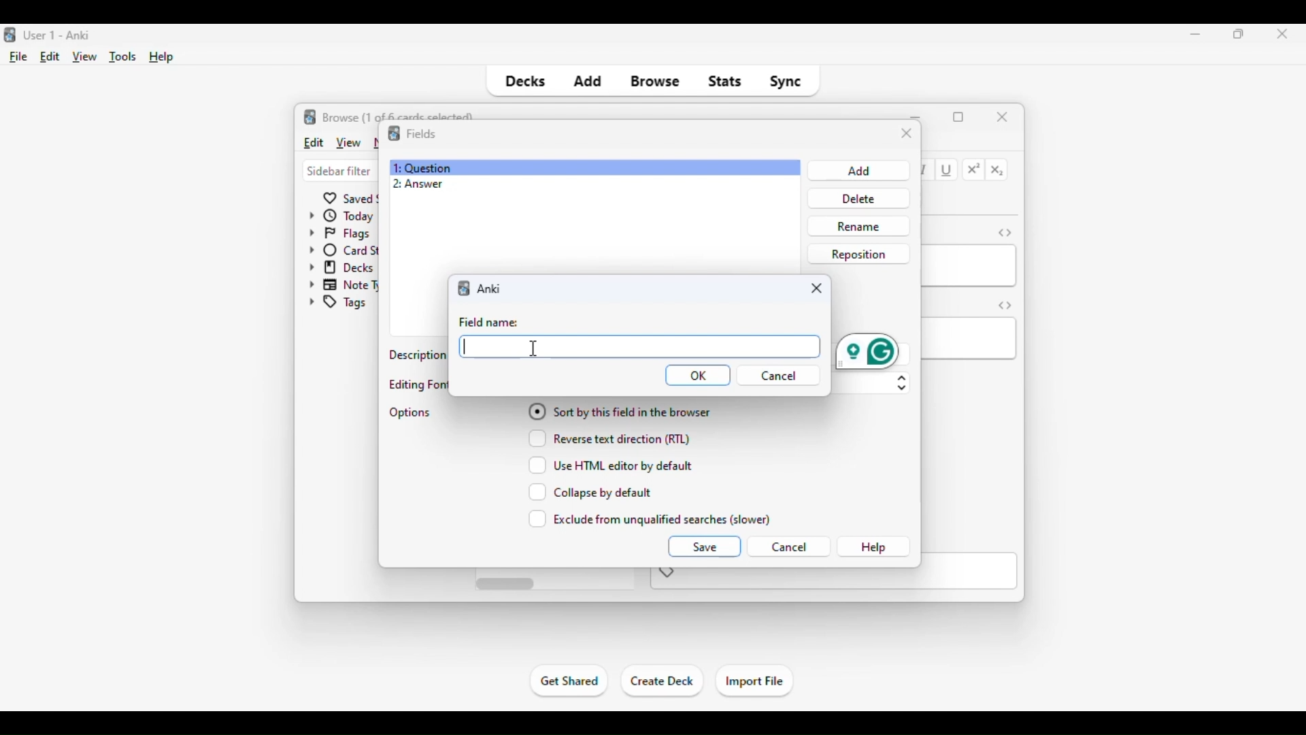  What do you see at coordinates (639, 346) in the screenshot?
I see `typing field name` at bounding box center [639, 346].